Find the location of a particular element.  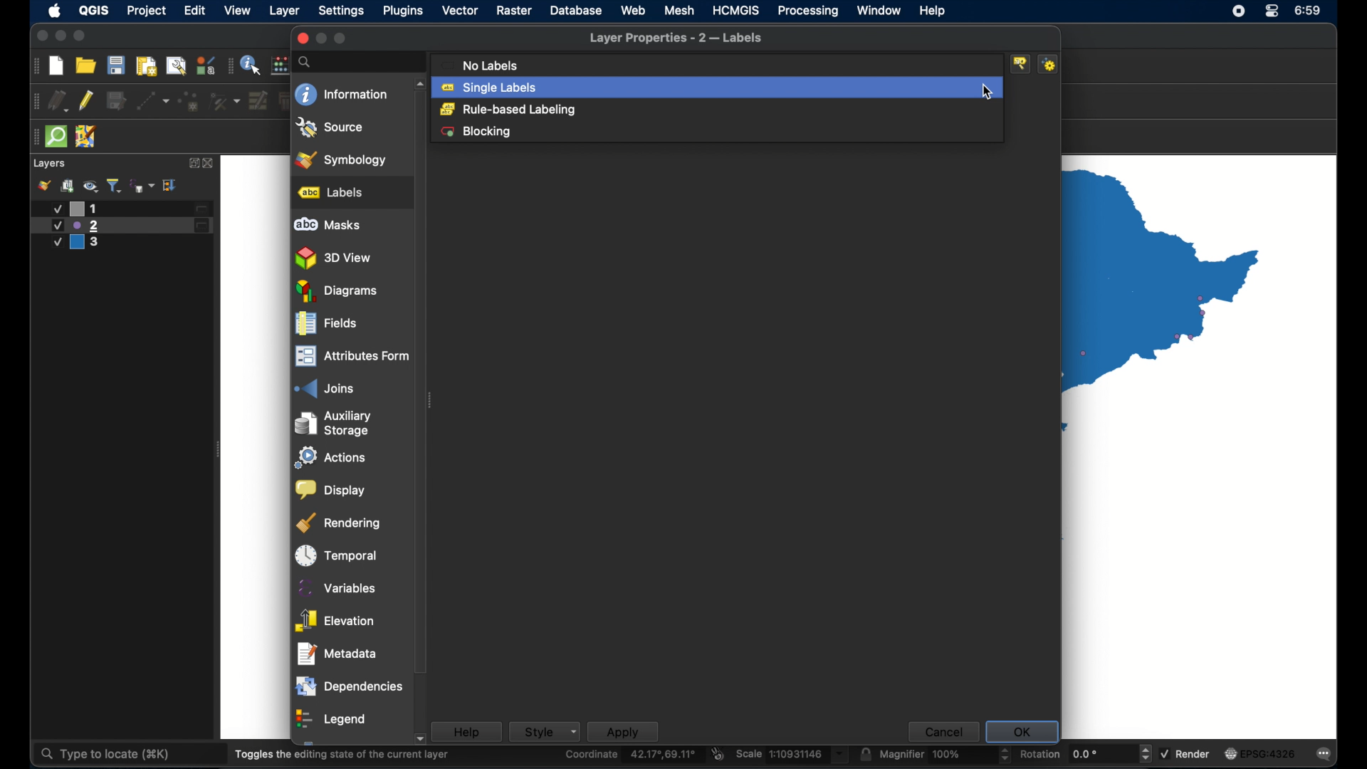

time is located at coordinates (1309, 11).